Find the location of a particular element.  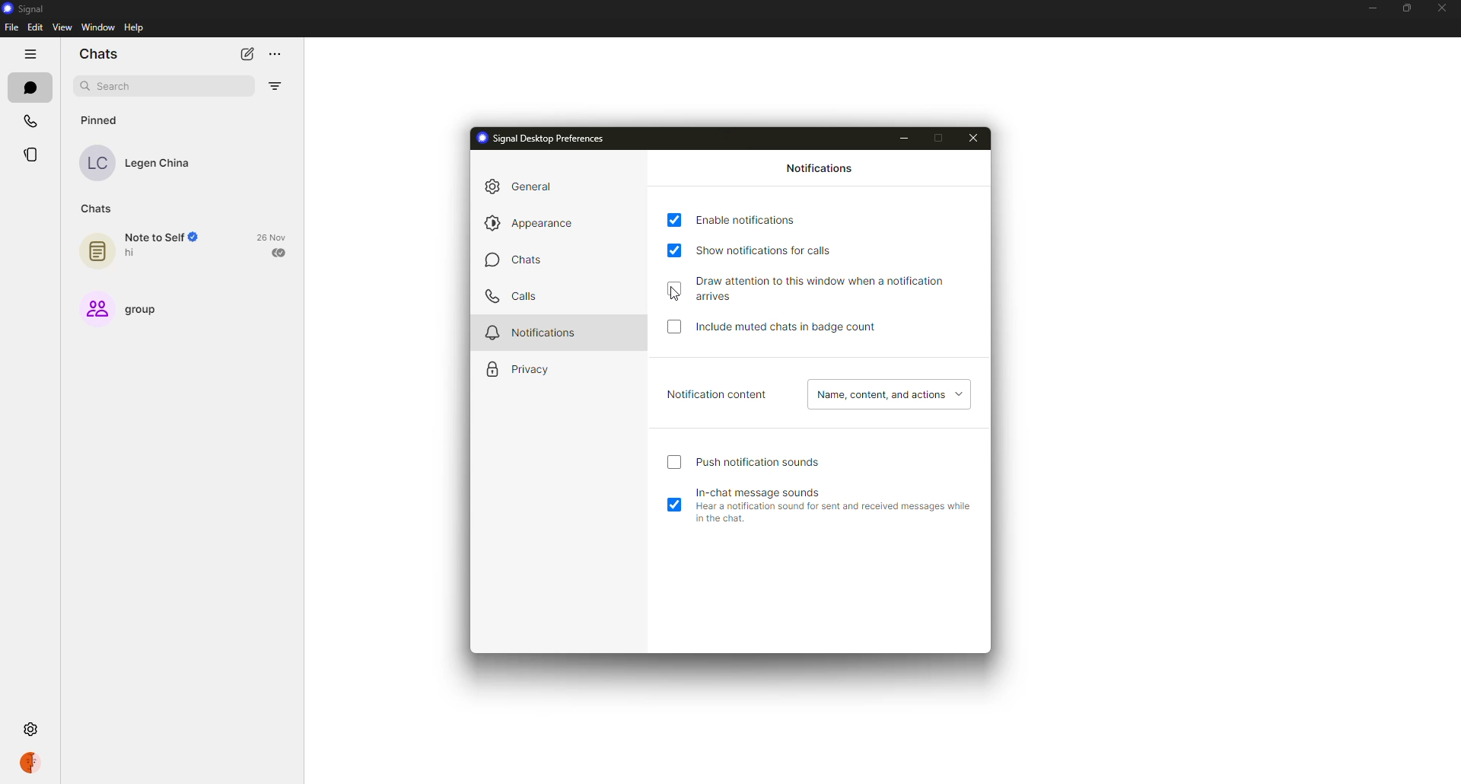

Note to Self is located at coordinates (163, 237).